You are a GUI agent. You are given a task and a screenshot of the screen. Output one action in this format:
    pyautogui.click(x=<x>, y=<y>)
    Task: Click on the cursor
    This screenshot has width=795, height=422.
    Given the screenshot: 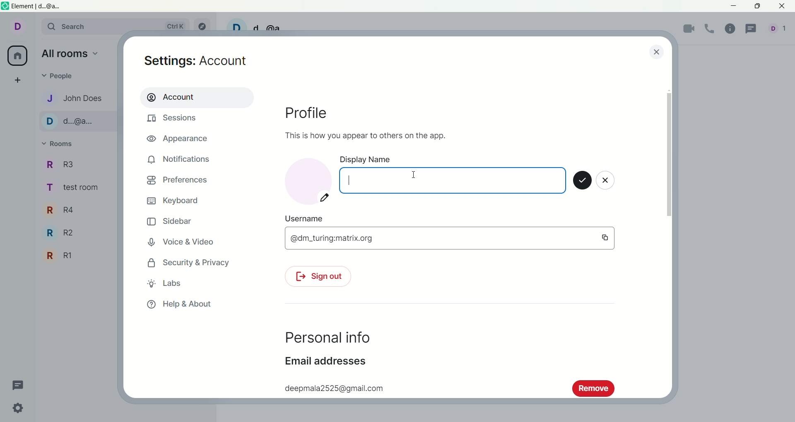 What is the action you would take?
    pyautogui.click(x=351, y=180)
    